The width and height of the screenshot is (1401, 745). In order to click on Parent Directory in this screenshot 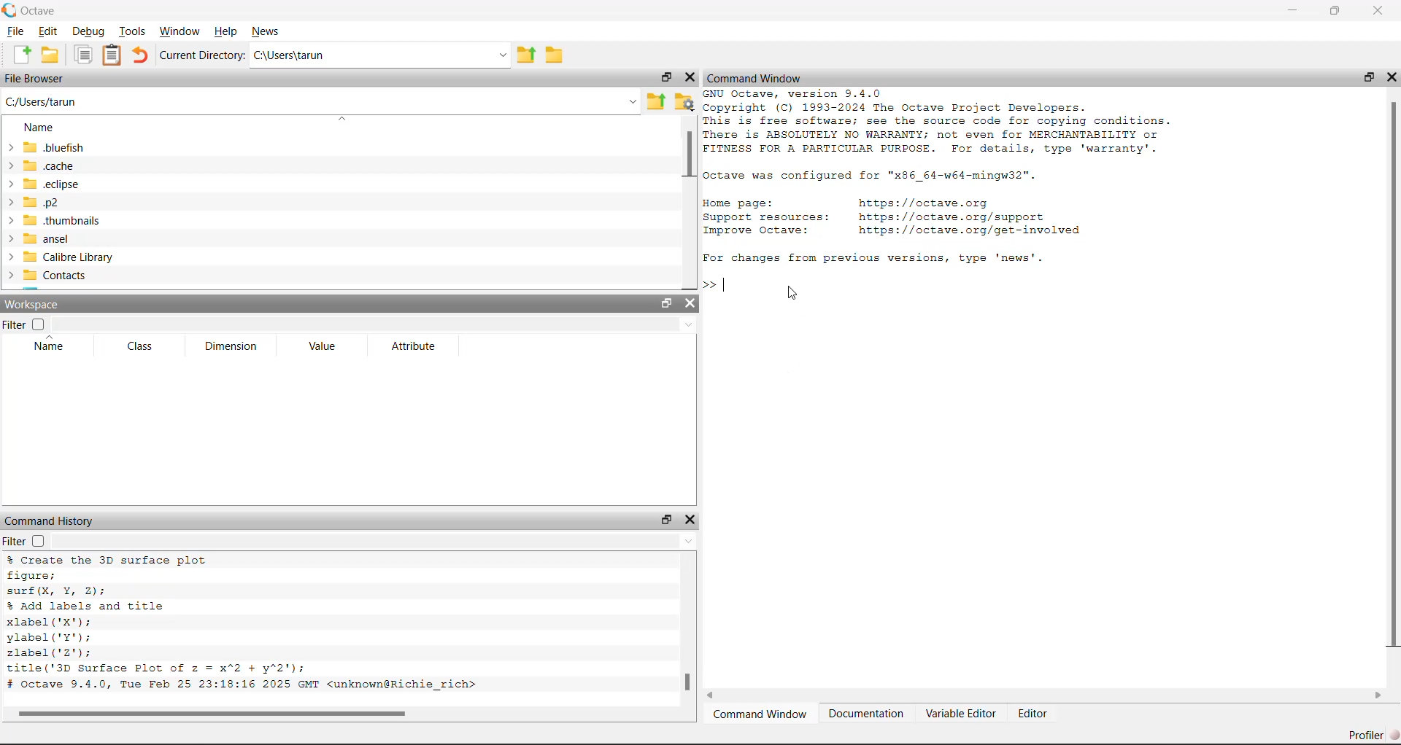, I will do `click(526, 54)`.